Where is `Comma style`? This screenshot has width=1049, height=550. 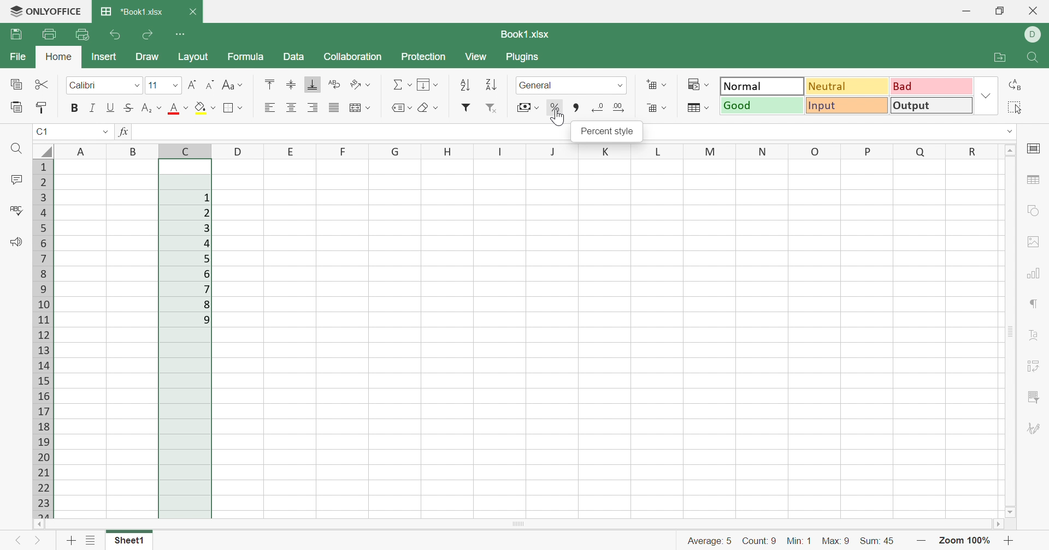
Comma style is located at coordinates (577, 108).